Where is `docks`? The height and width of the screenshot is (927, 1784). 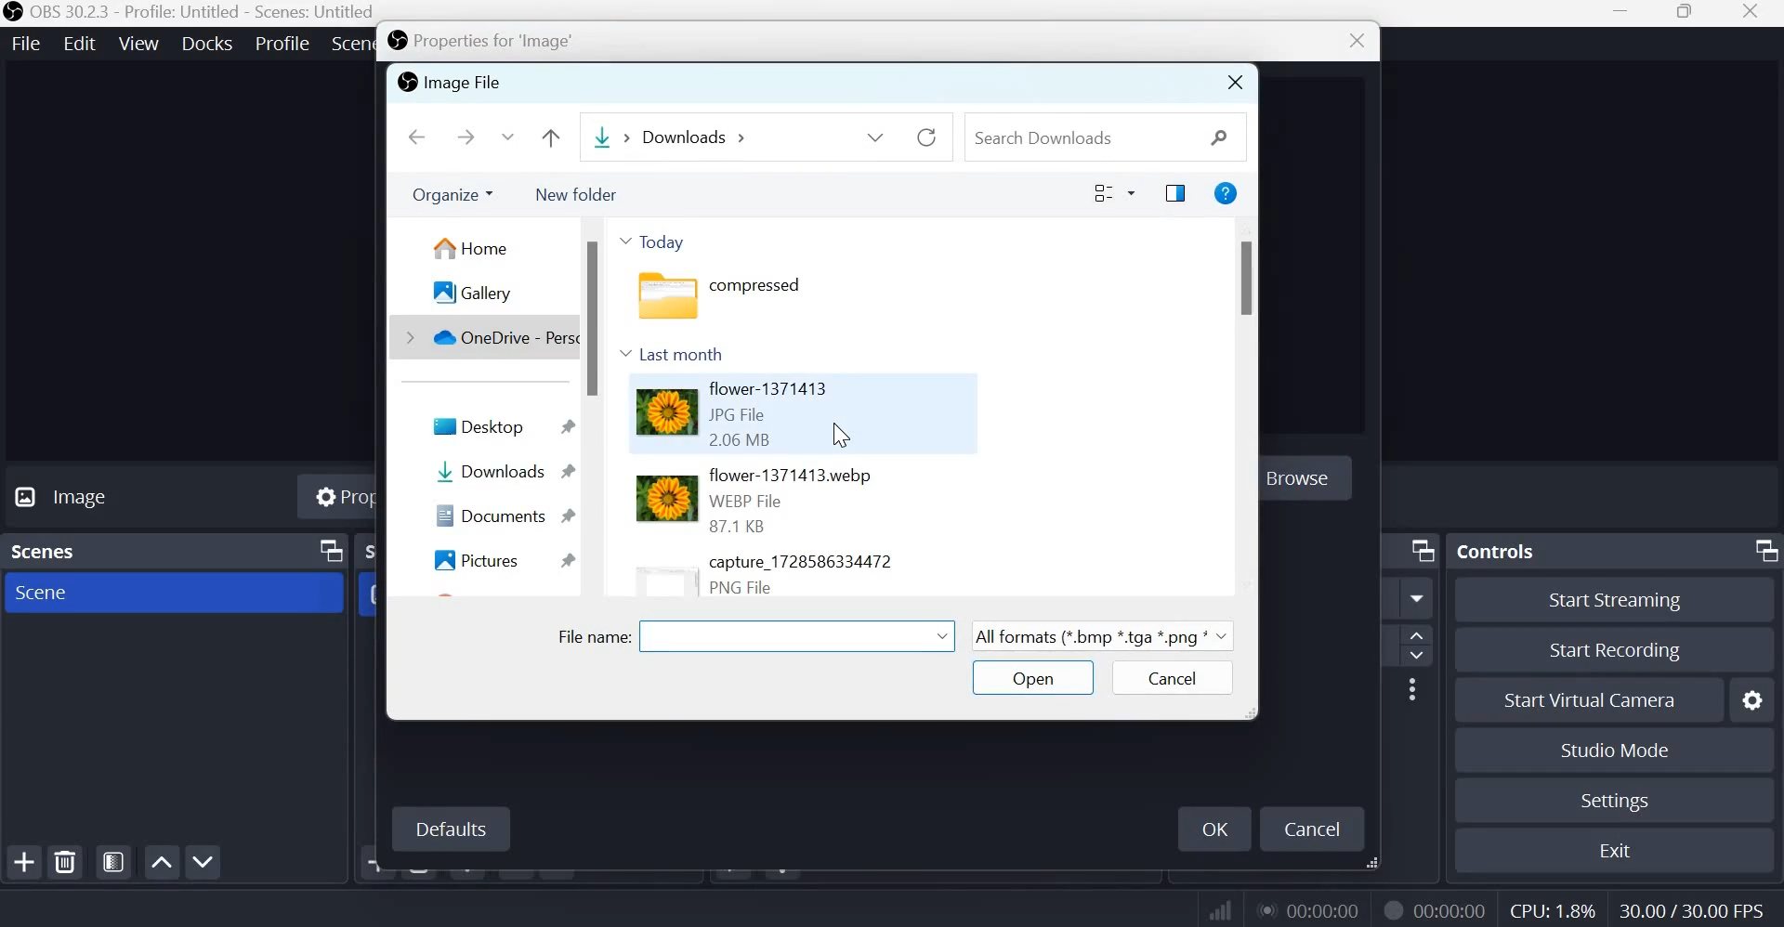 docks is located at coordinates (210, 42).